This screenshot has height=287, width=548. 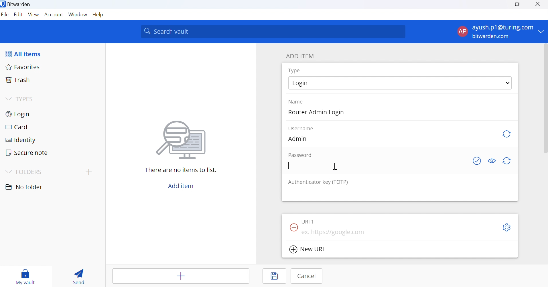 What do you see at coordinates (299, 155) in the screenshot?
I see `Password` at bounding box center [299, 155].